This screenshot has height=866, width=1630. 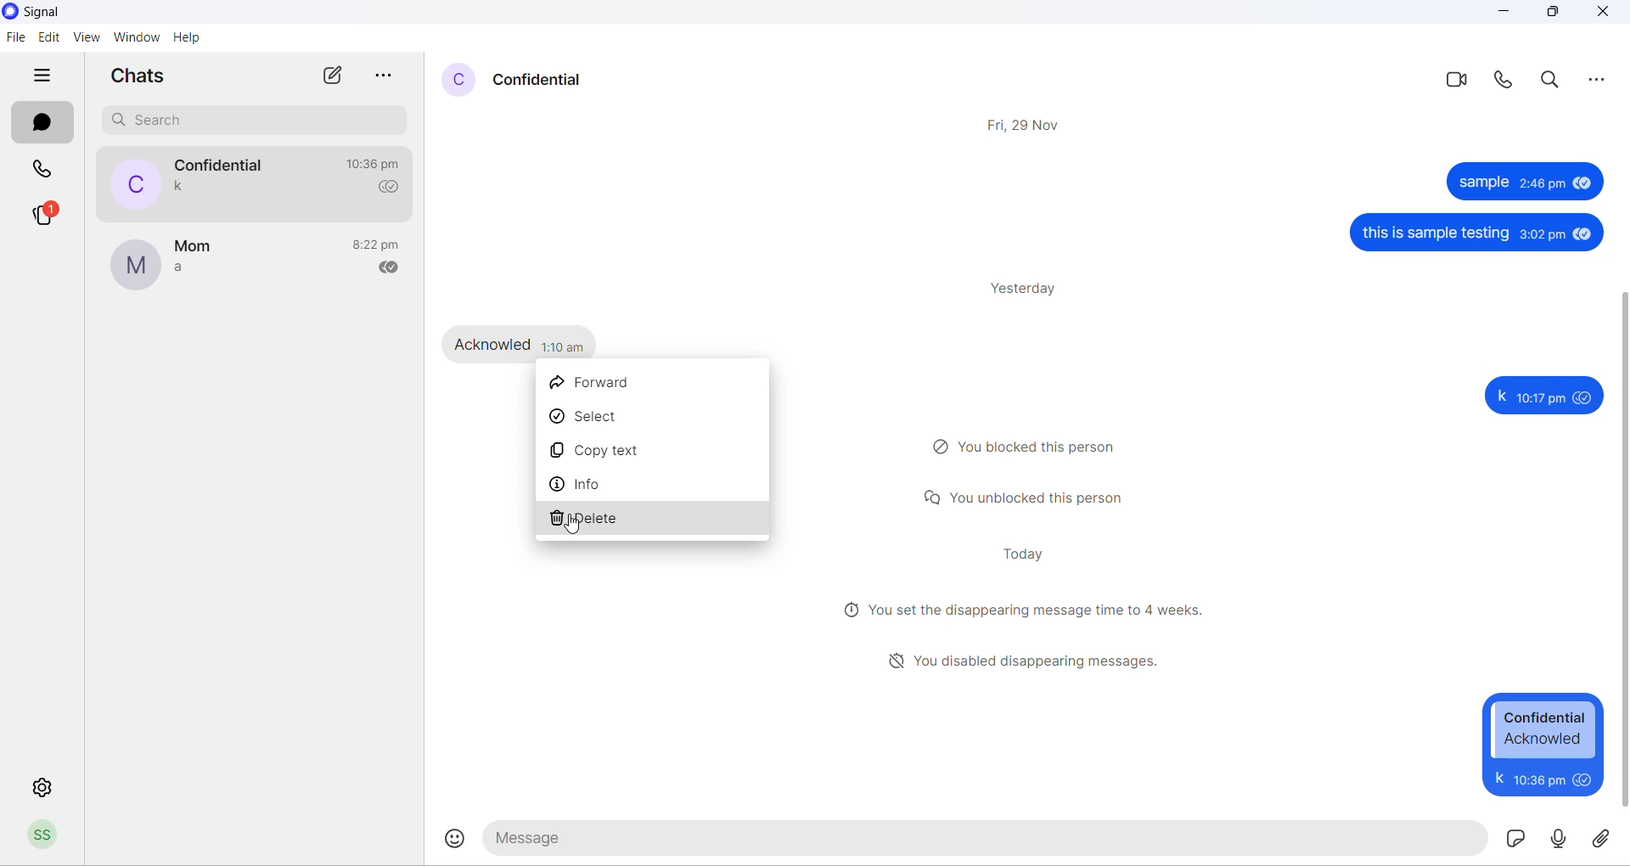 What do you see at coordinates (391, 188) in the screenshot?
I see `read recipient` at bounding box center [391, 188].